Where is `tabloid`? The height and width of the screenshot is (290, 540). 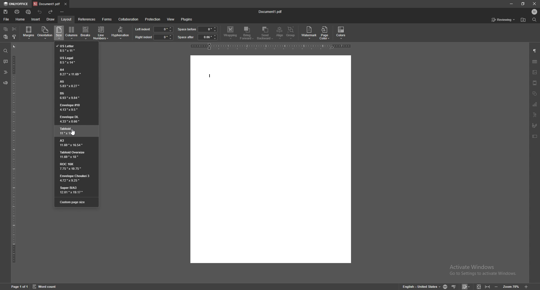 tabloid is located at coordinates (75, 132).